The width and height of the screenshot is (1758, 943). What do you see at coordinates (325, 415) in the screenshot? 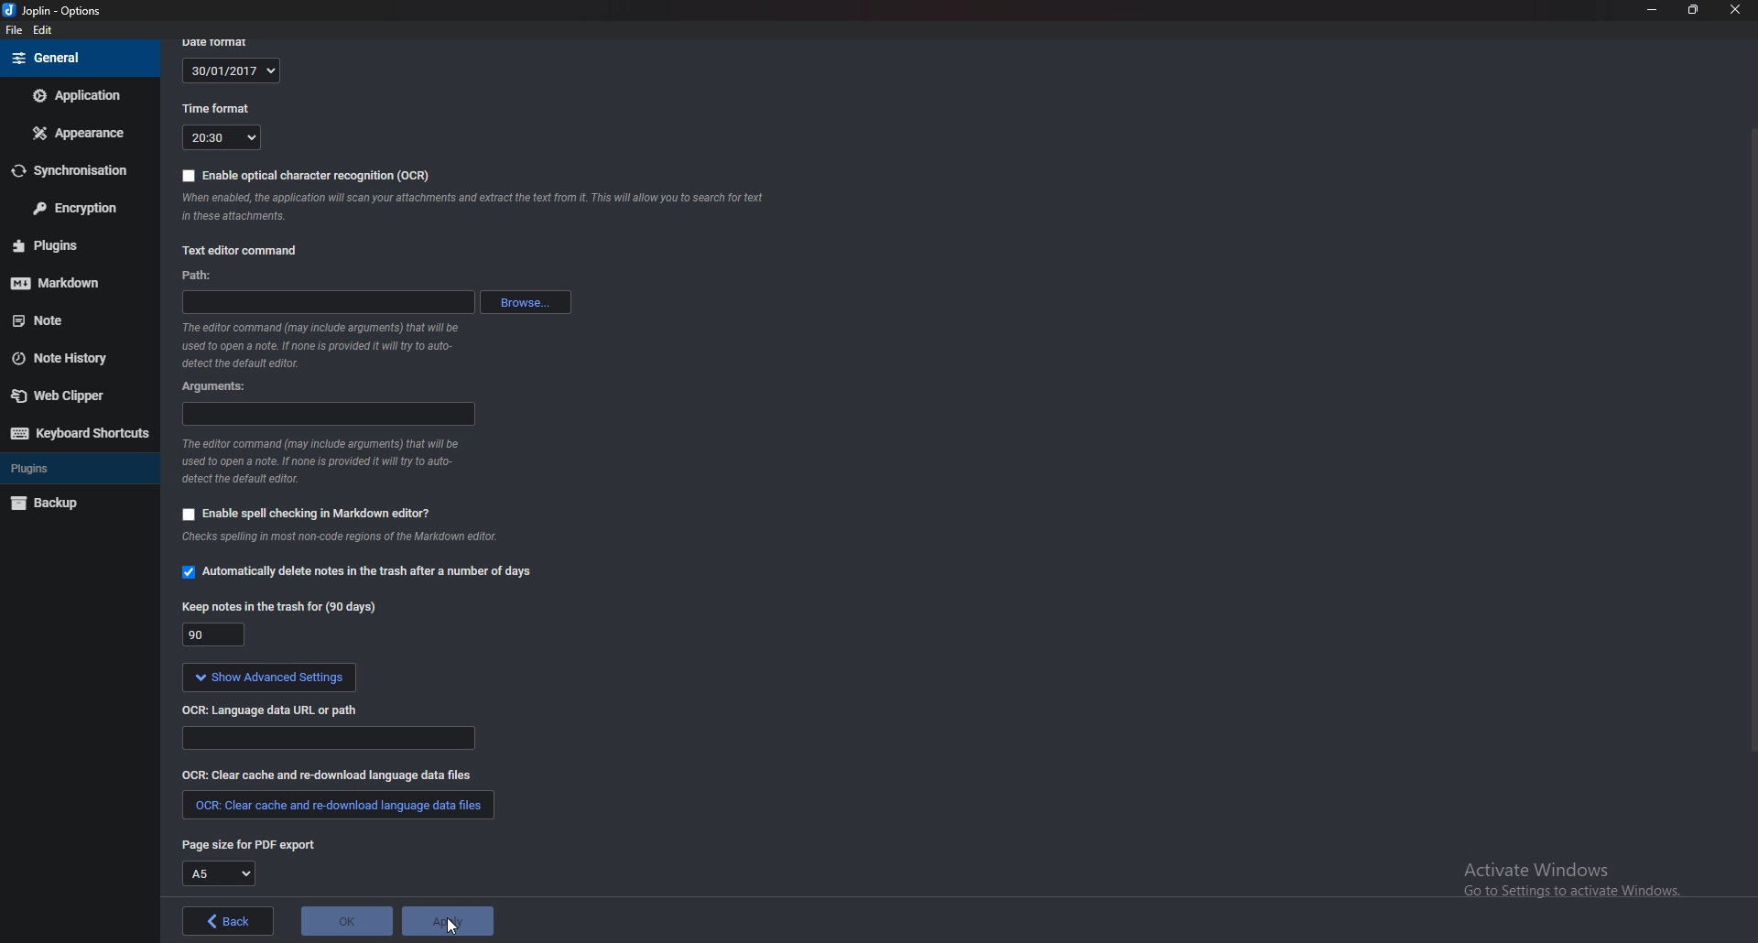
I see `arguments` at bounding box center [325, 415].